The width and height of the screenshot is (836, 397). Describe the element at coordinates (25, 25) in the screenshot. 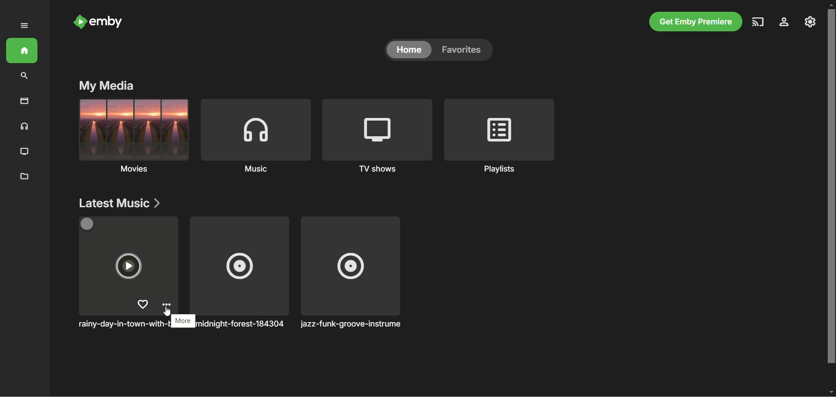

I see `expand` at that location.